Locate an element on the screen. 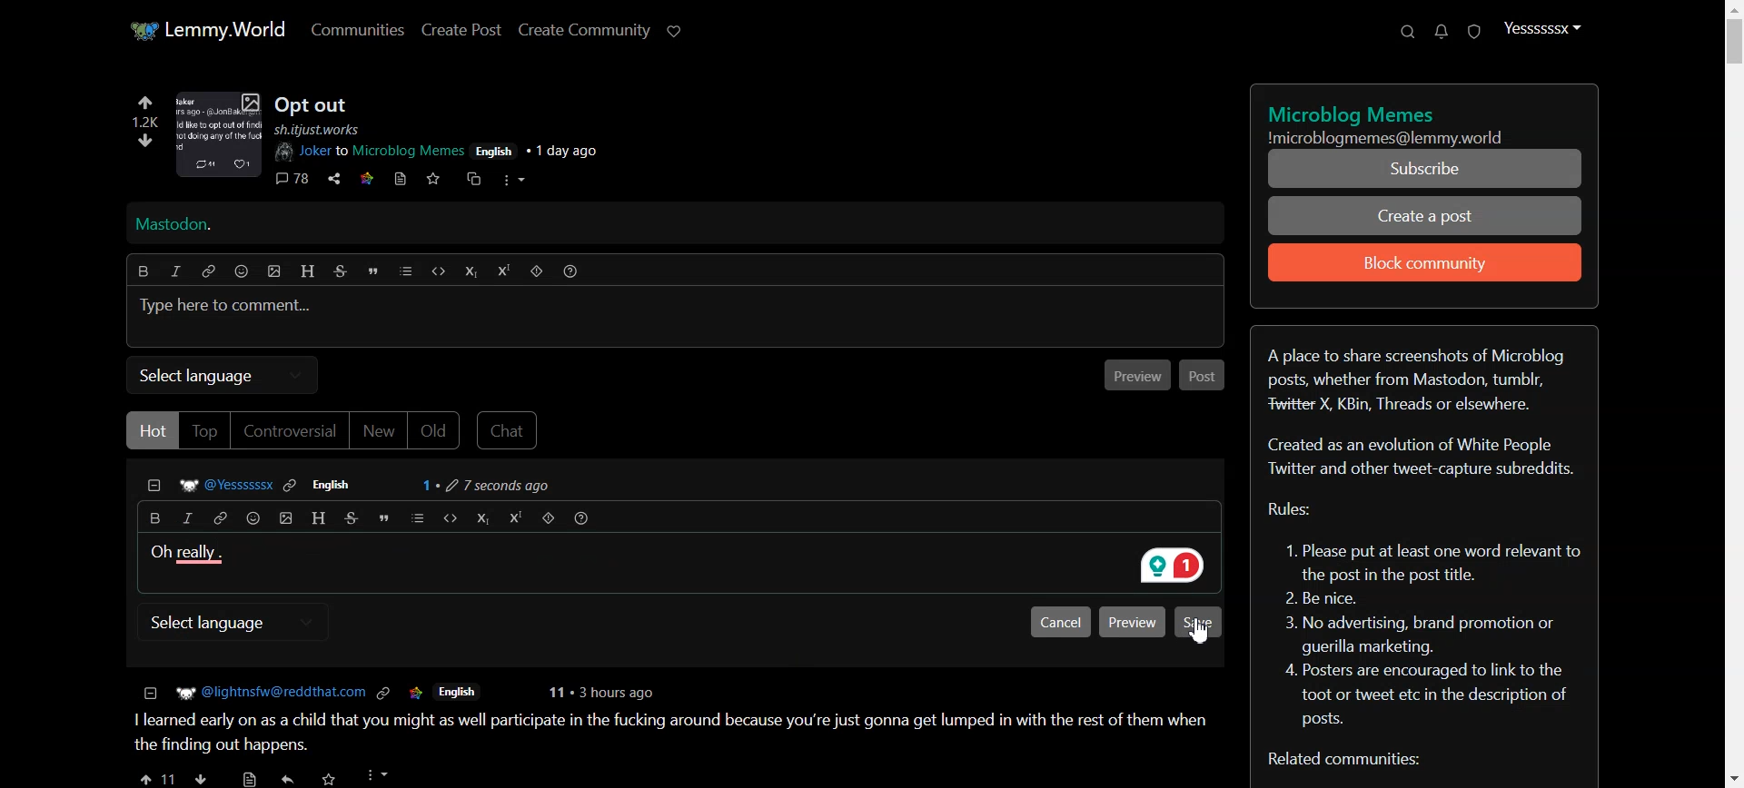  Vertical Scroll bar is located at coordinates (1731, 394).